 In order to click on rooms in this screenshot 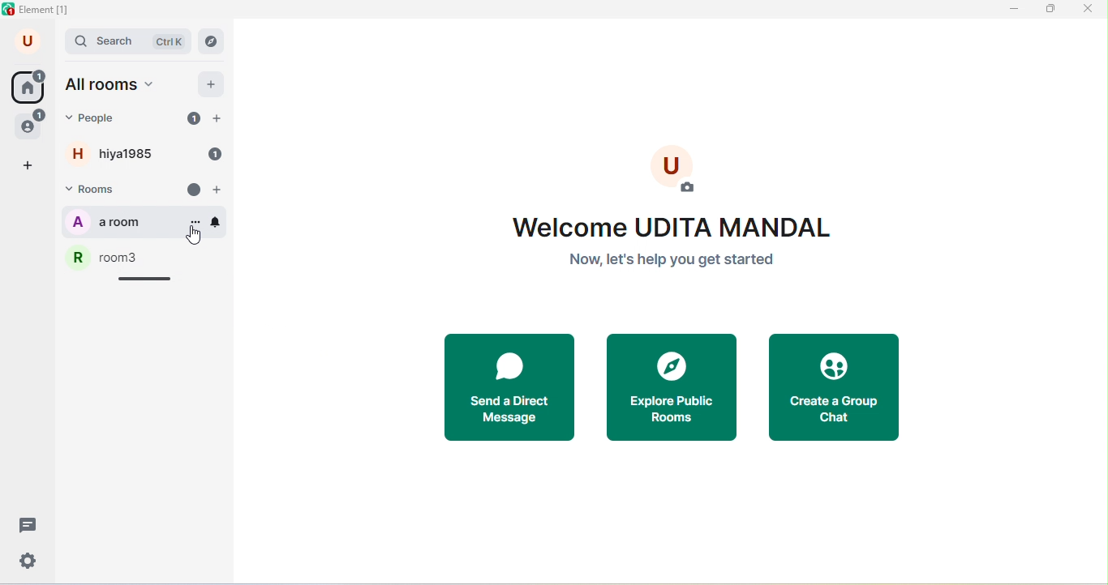, I will do `click(101, 190)`.